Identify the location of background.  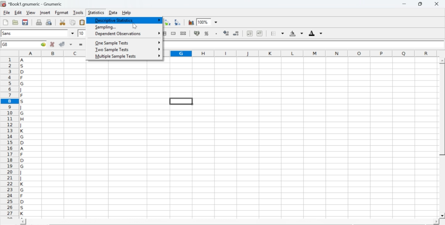
(297, 33).